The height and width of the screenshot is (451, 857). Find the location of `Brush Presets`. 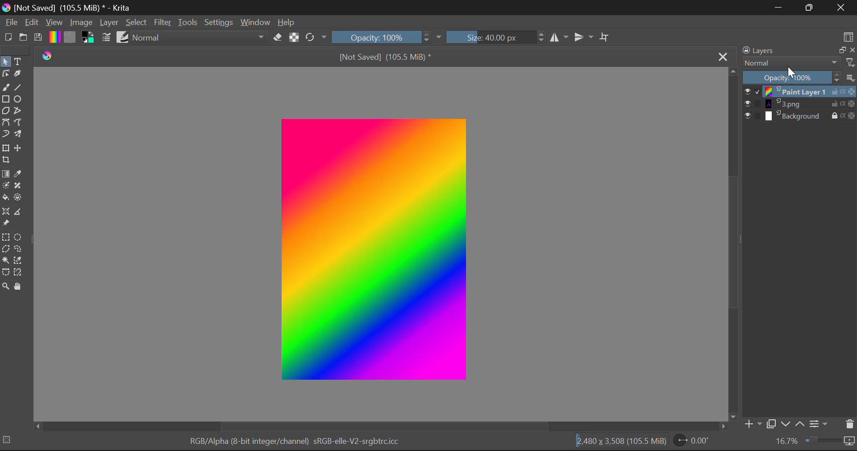

Brush Presets is located at coordinates (123, 38).